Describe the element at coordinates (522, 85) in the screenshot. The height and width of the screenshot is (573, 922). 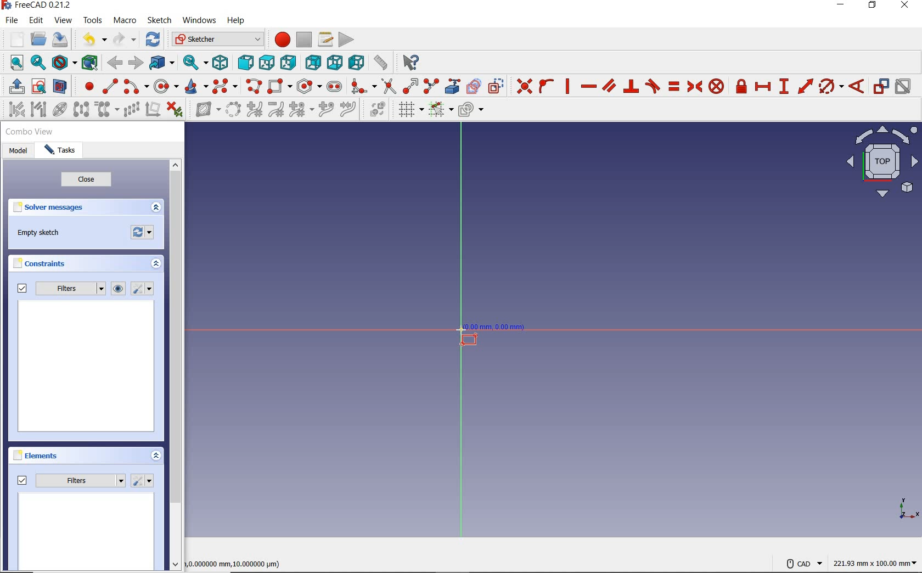
I see `constrain coincident` at that location.